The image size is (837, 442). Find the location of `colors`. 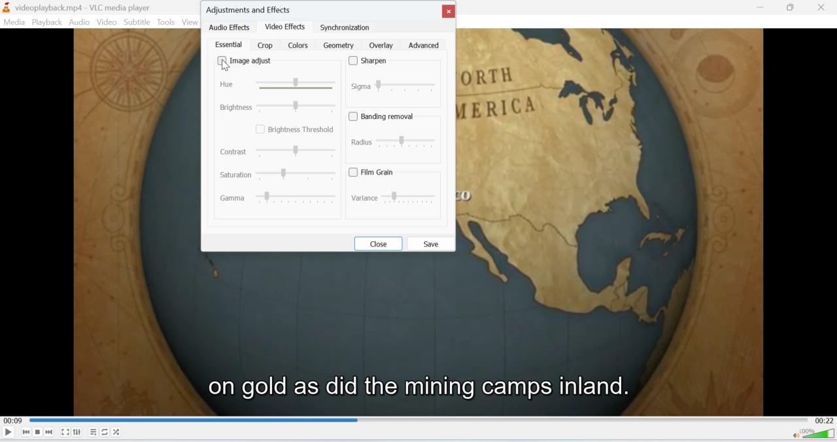

colors is located at coordinates (299, 45).